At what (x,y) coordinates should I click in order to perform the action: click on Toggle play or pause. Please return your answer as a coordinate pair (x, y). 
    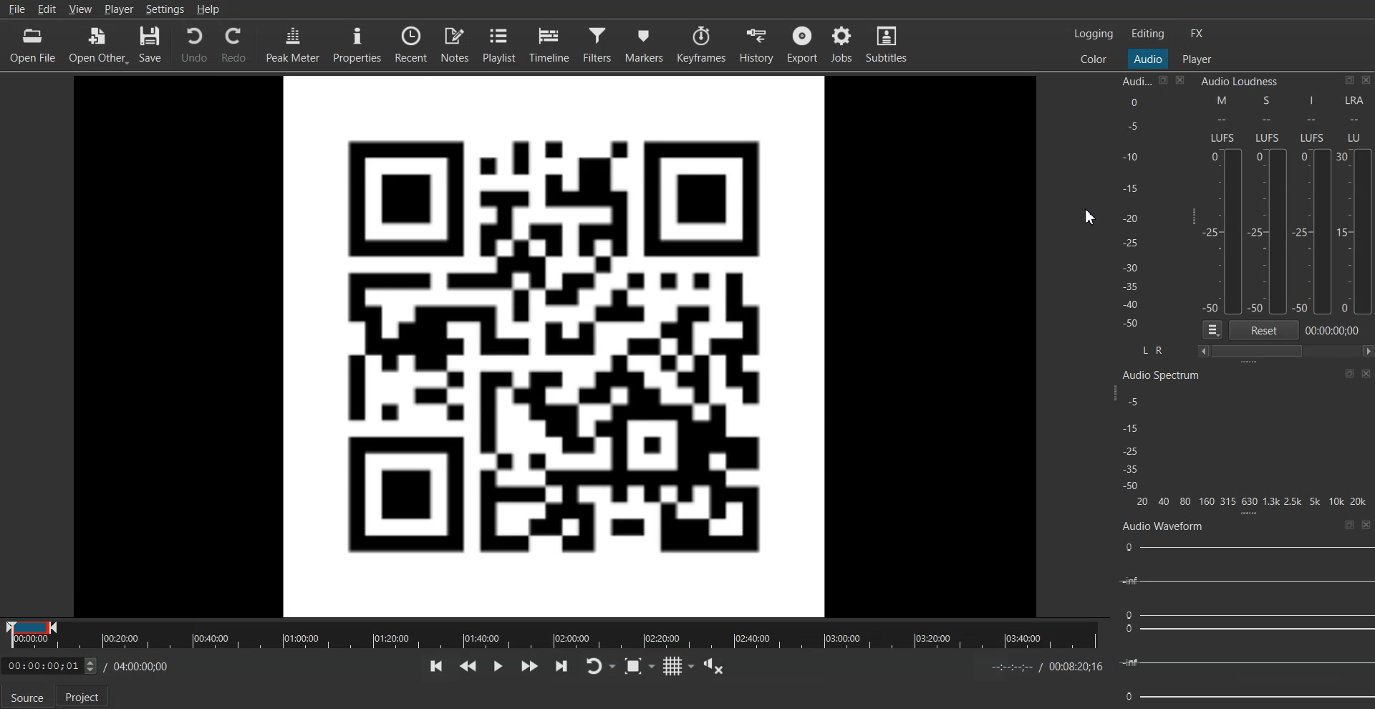
    Looking at the image, I should click on (498, 665).